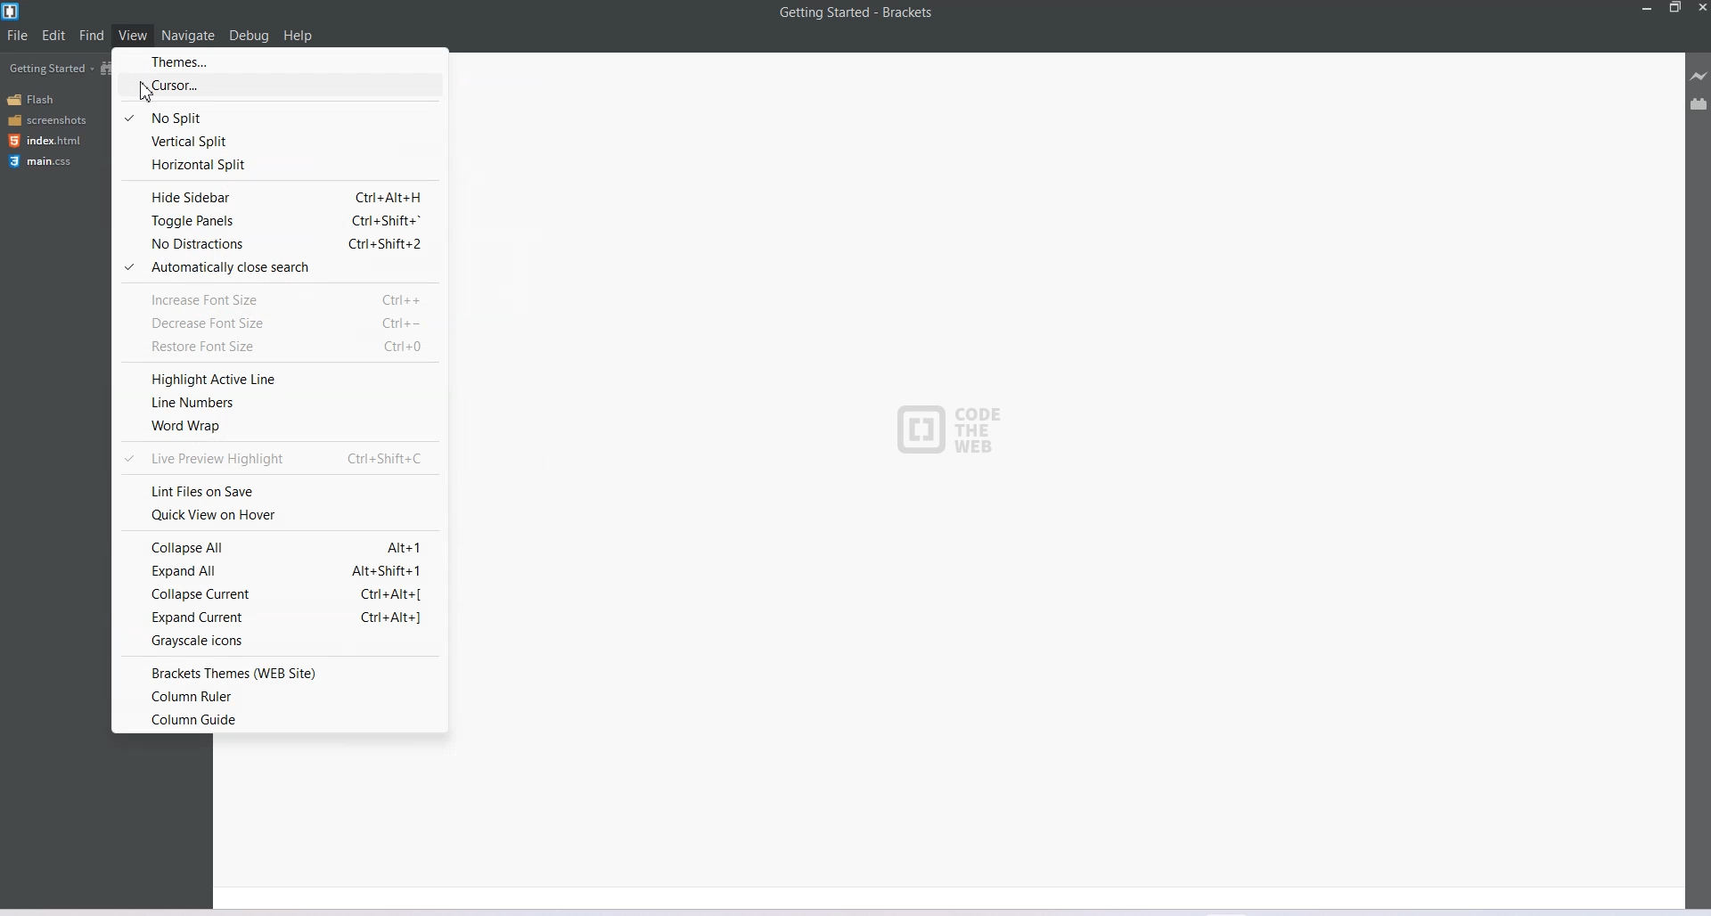 The height and width of the screenshot is (916, 1711). I want to click on Bracket theme WEB site, so click(279, 672).